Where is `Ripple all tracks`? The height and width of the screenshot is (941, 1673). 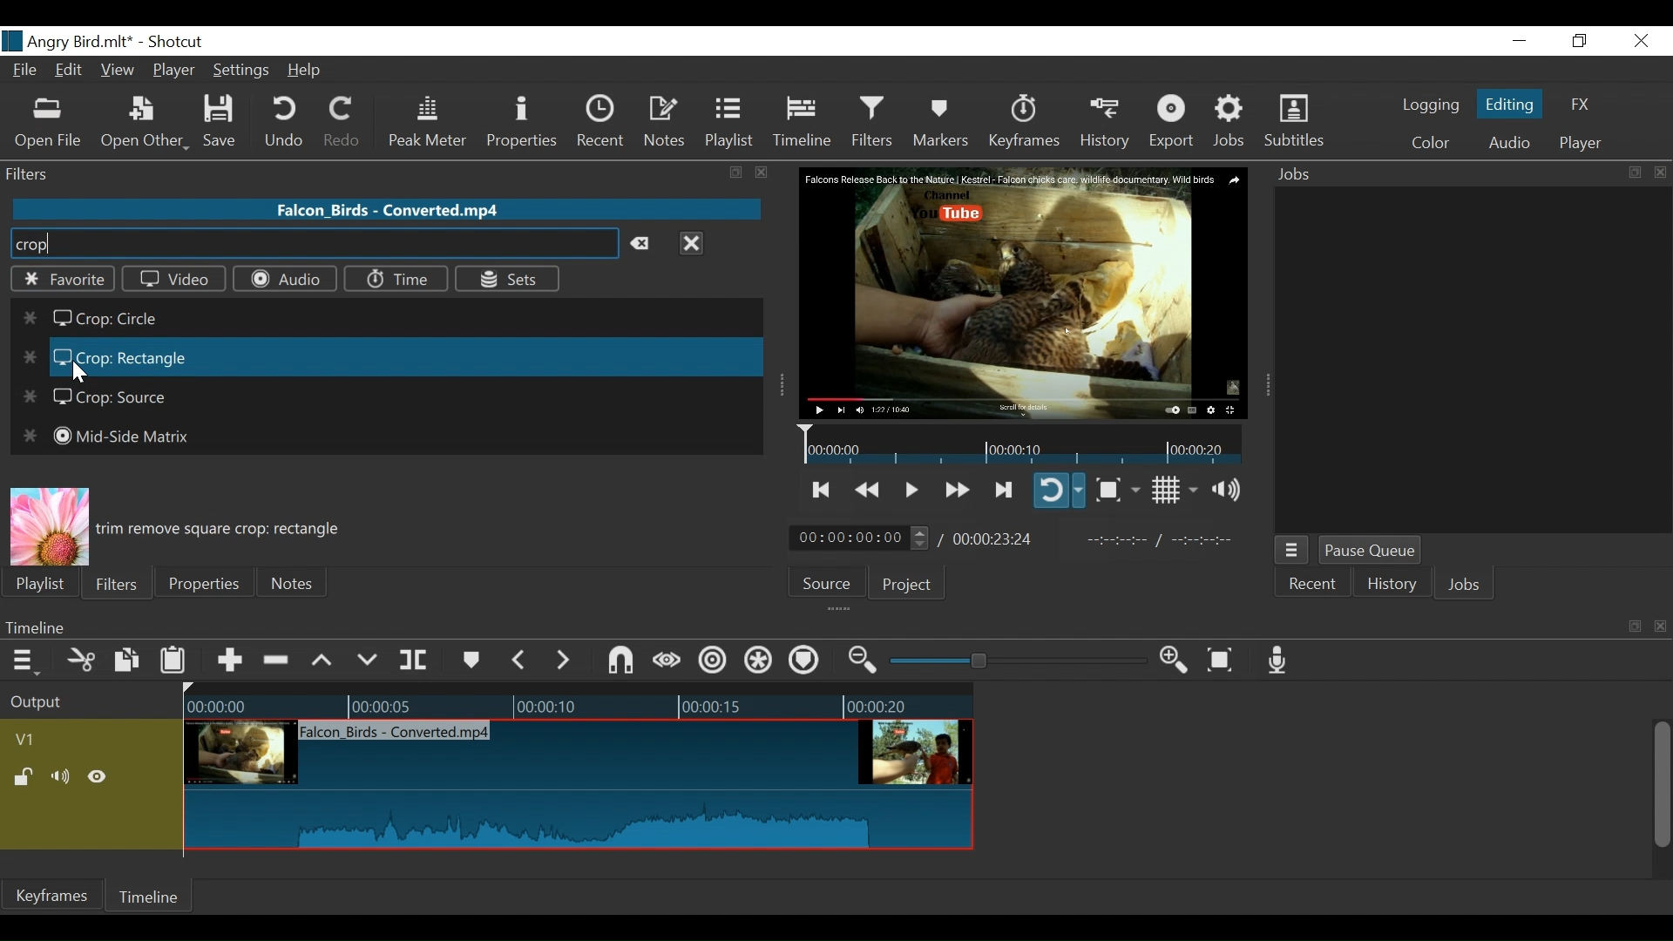 Ripple all tracks is located at coordinates (803, 662).